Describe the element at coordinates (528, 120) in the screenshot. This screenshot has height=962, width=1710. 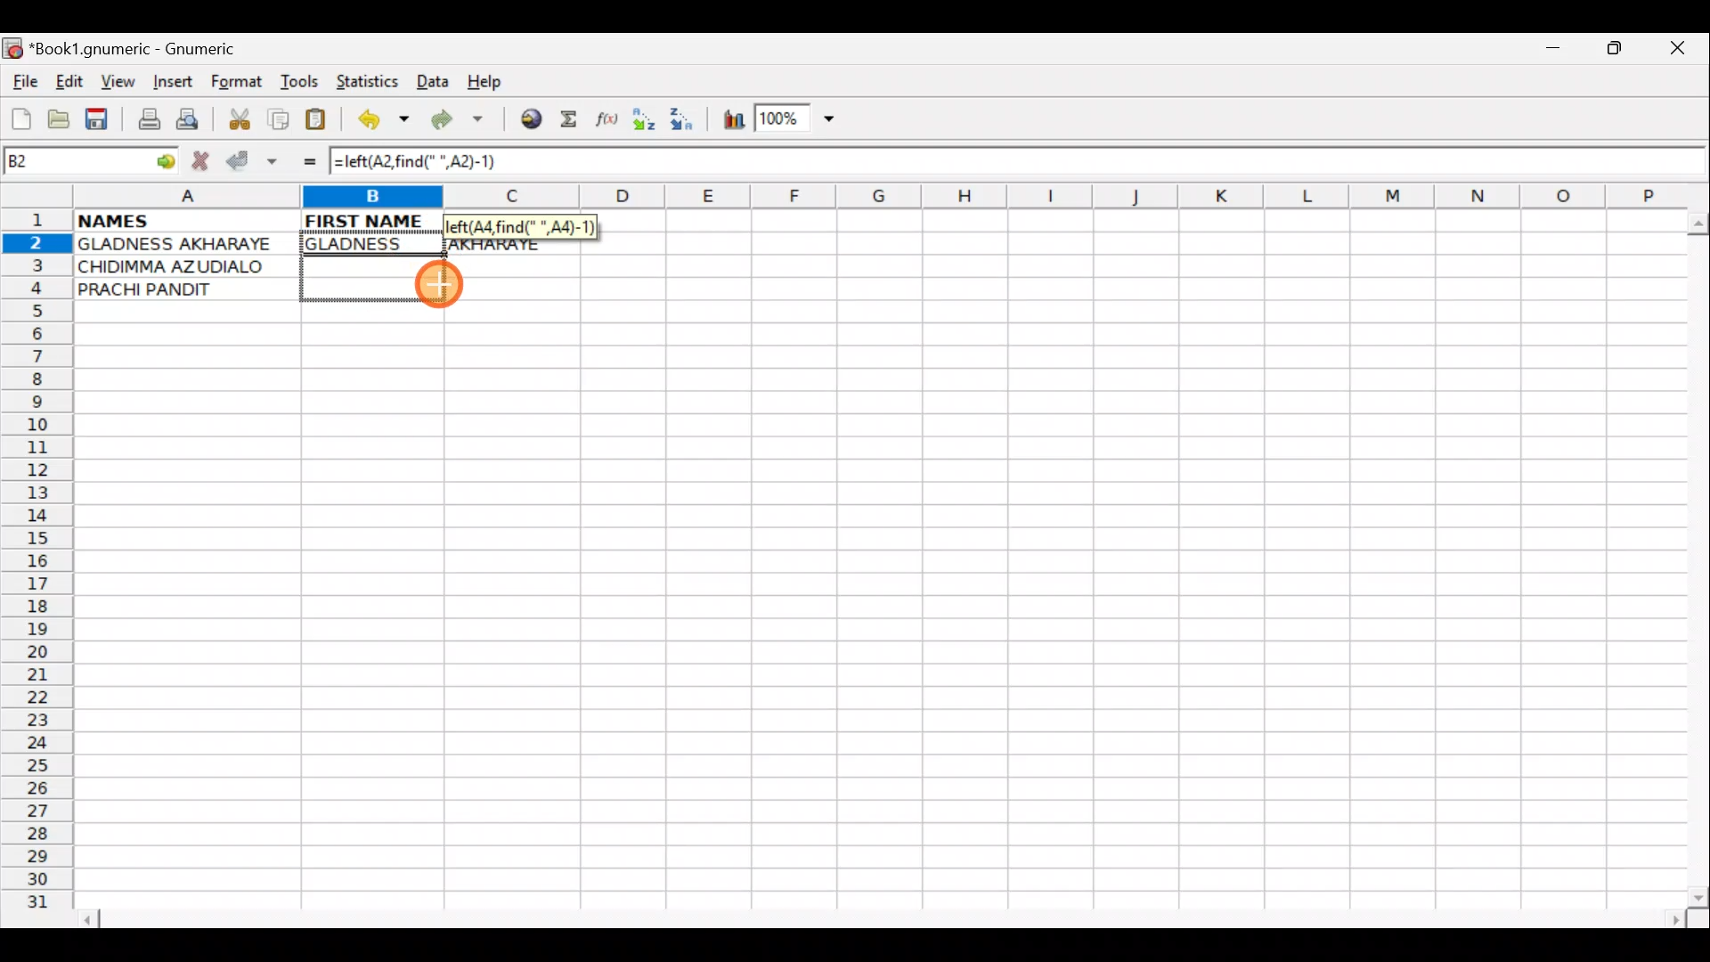
I see `Insert hyperlink` at that location.